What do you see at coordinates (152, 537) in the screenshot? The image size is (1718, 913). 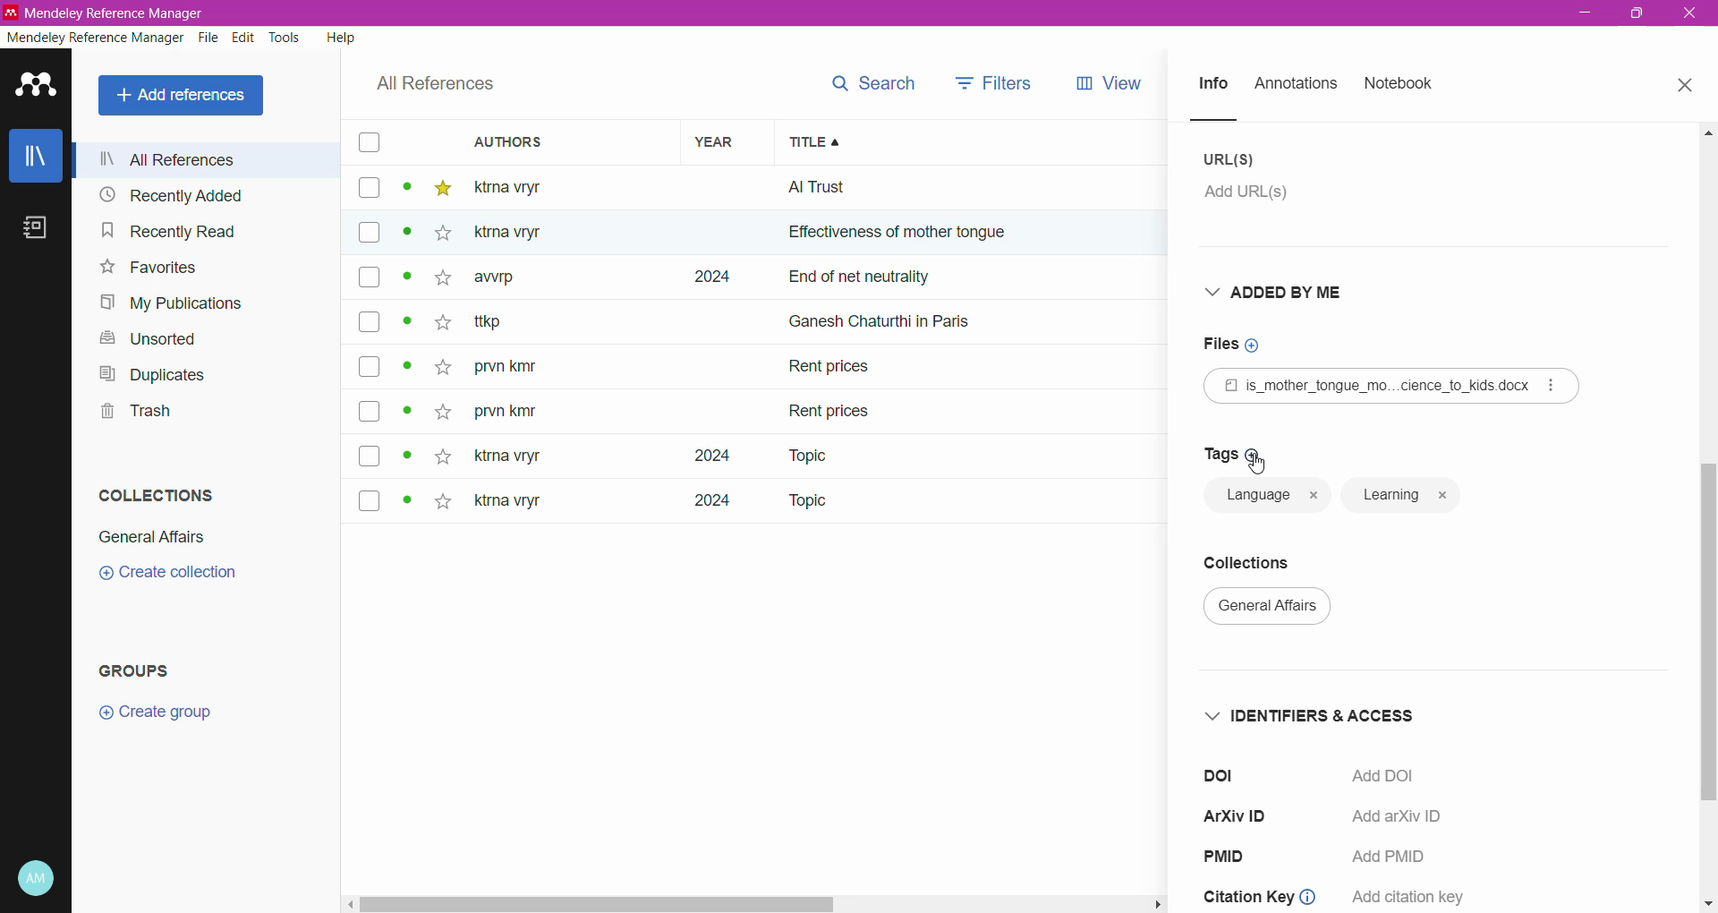 I see `General Affairs` at bounding box center [152, 537].